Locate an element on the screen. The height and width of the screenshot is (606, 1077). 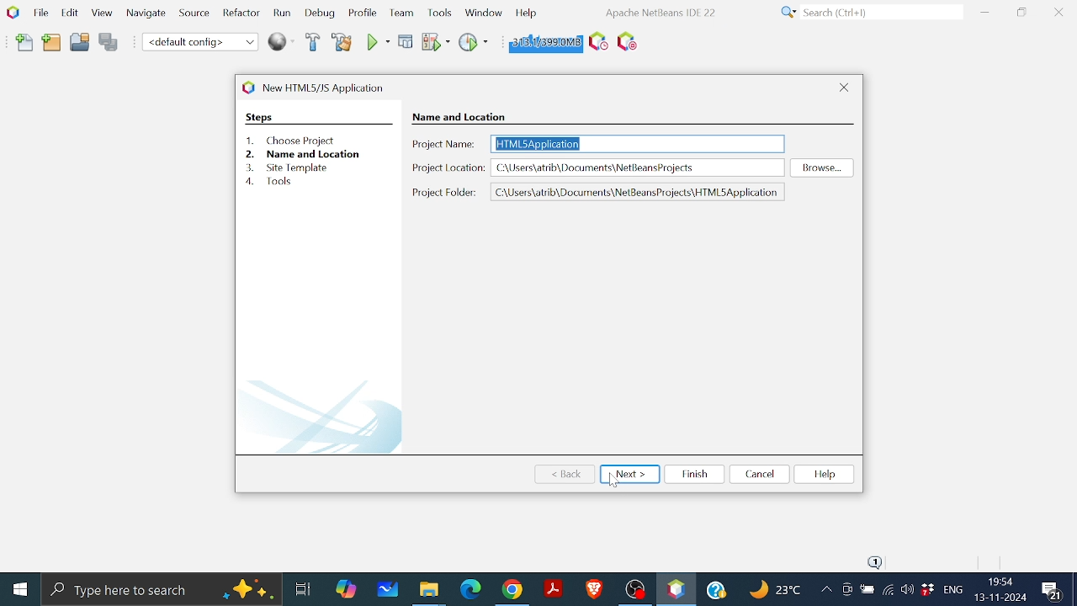
Project folder is located at coordinates (639, 192).